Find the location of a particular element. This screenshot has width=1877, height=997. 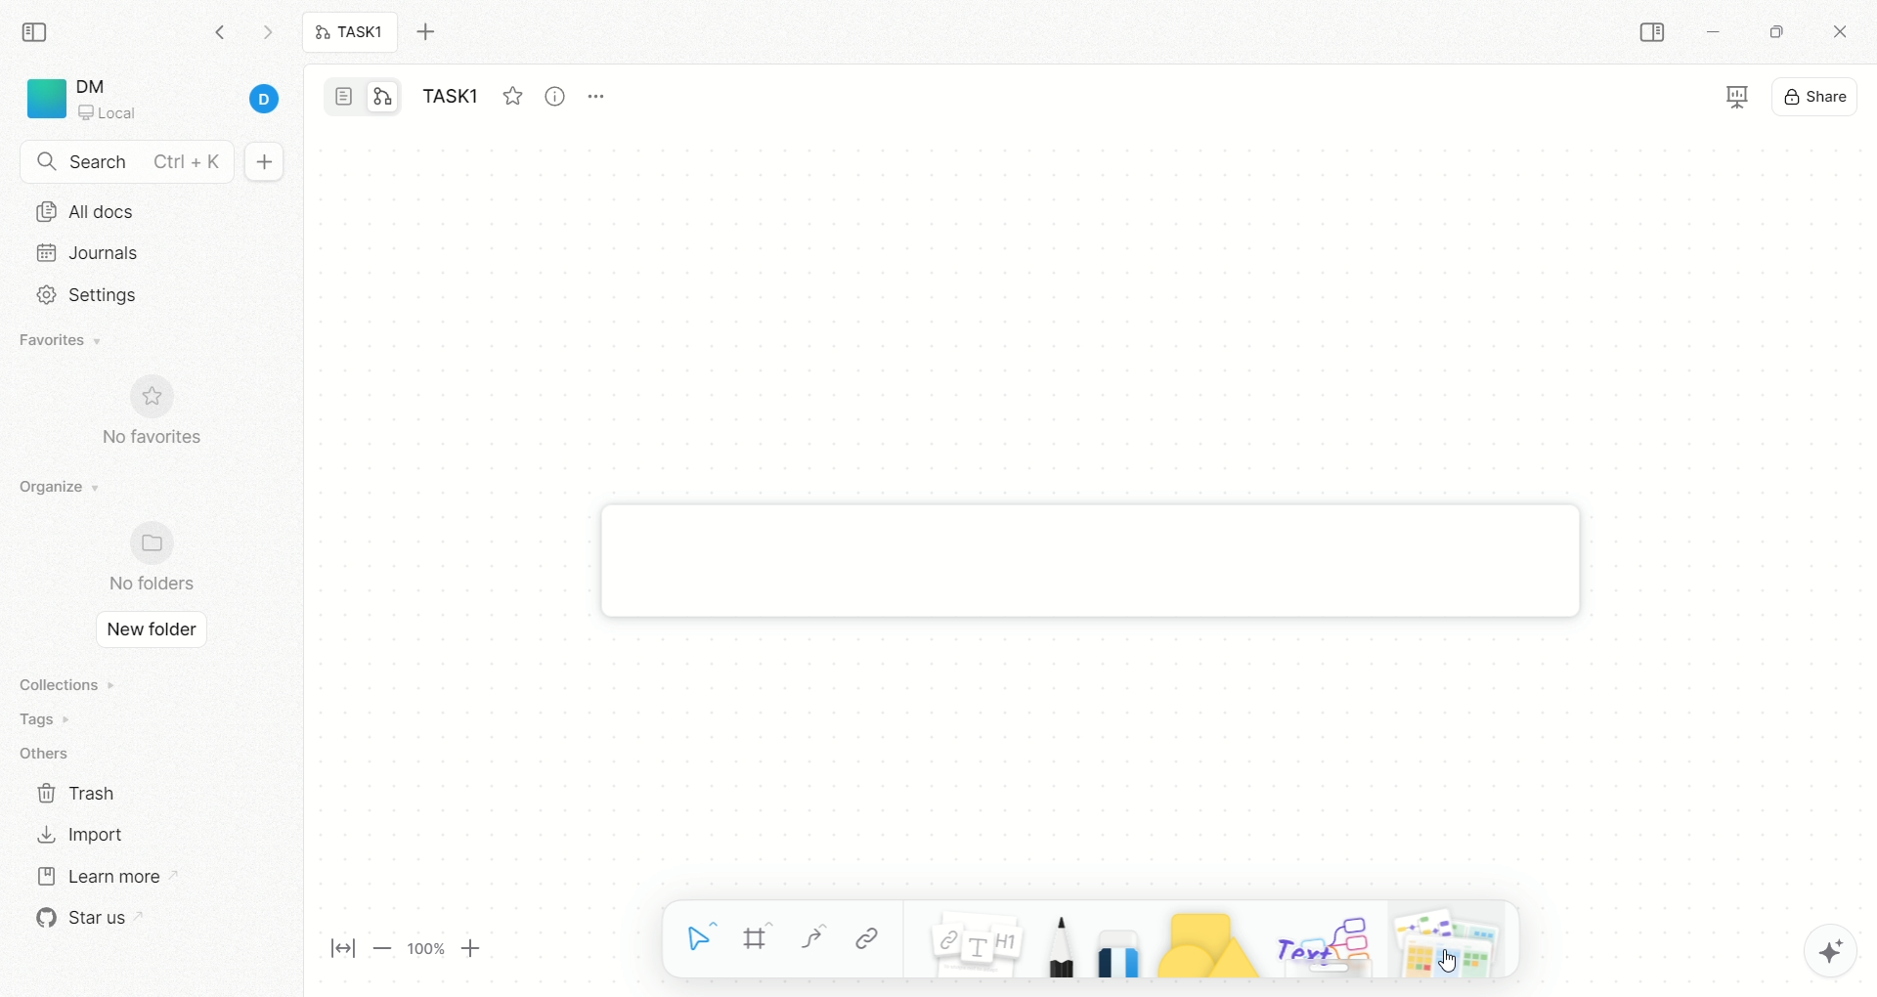

journals is located at coordinates (92, 252).